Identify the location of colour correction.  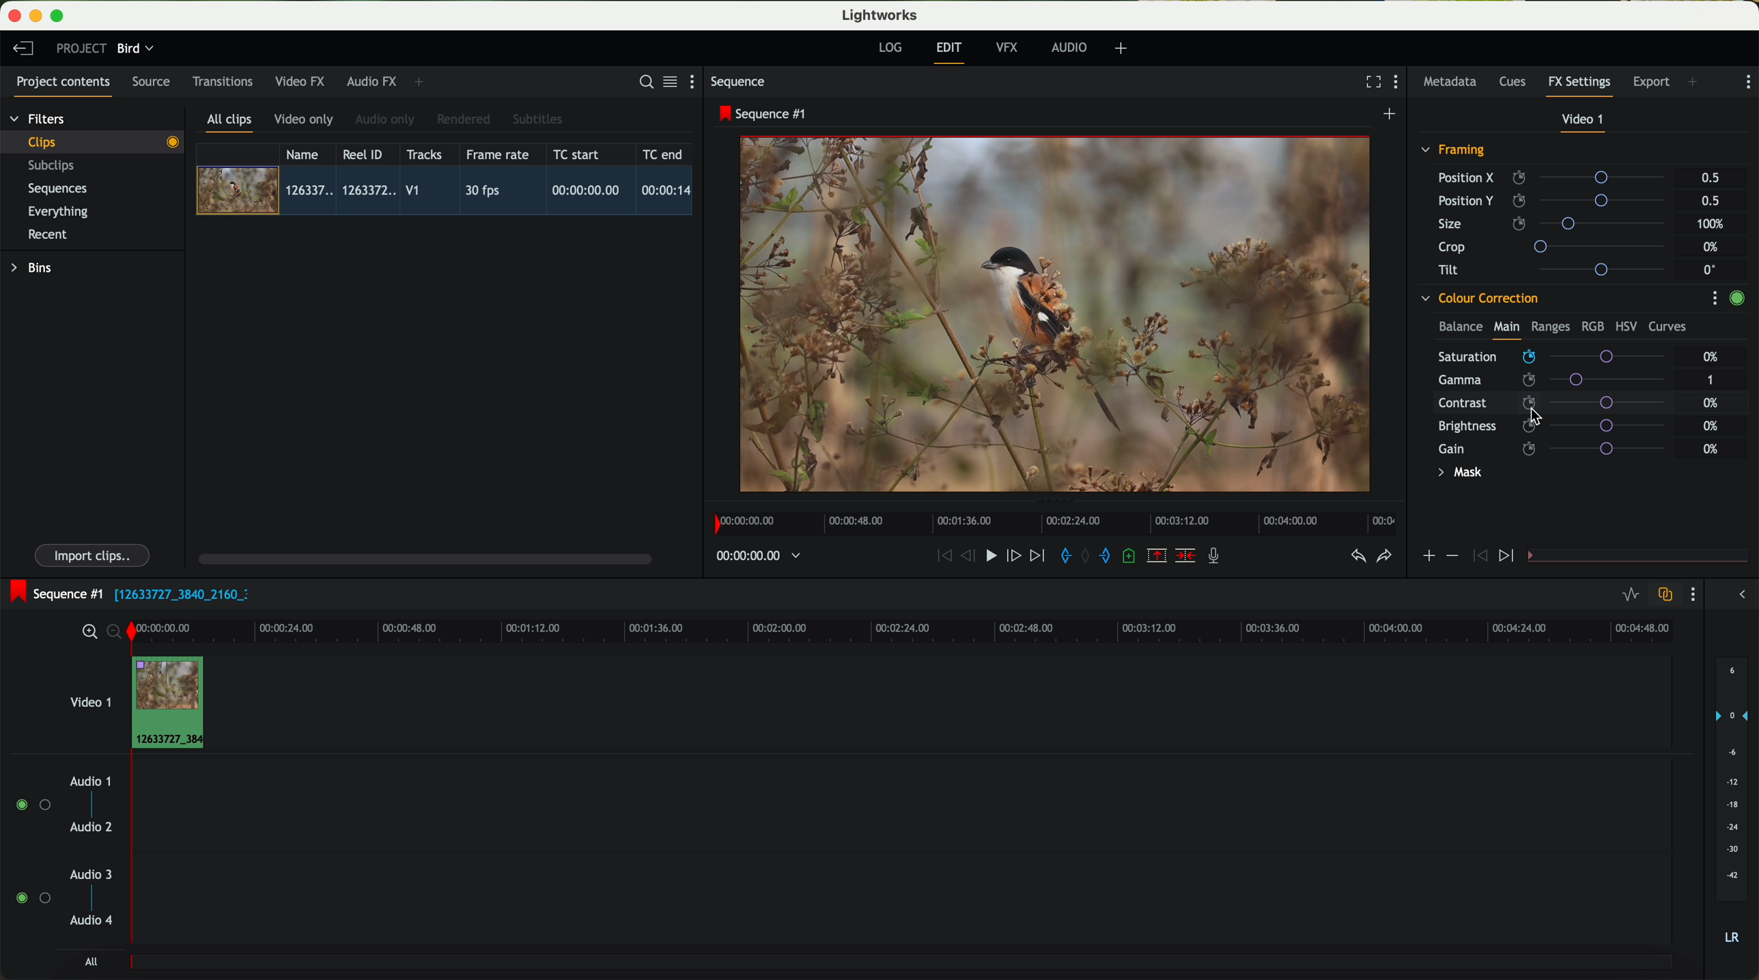
(1478, 298).